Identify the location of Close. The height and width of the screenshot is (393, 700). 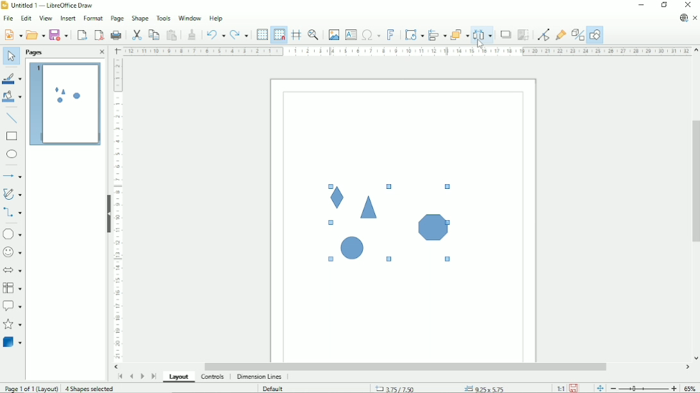
(100, 52).